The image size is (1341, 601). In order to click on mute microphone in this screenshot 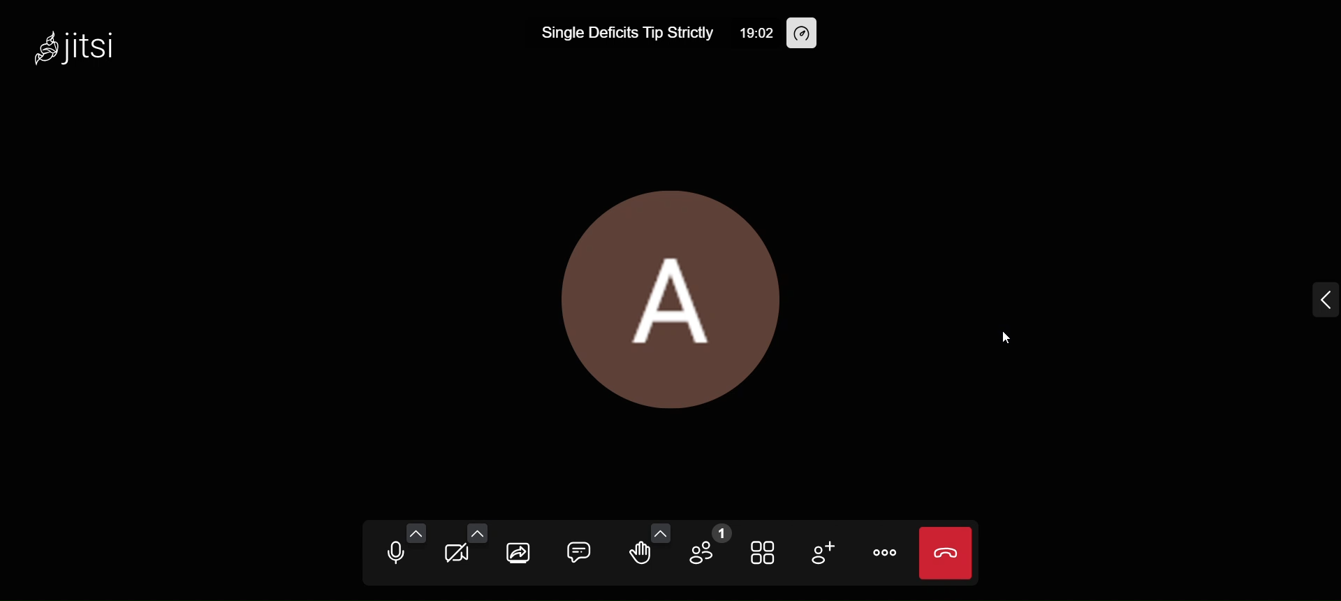, I will do `click(394, 553)`.